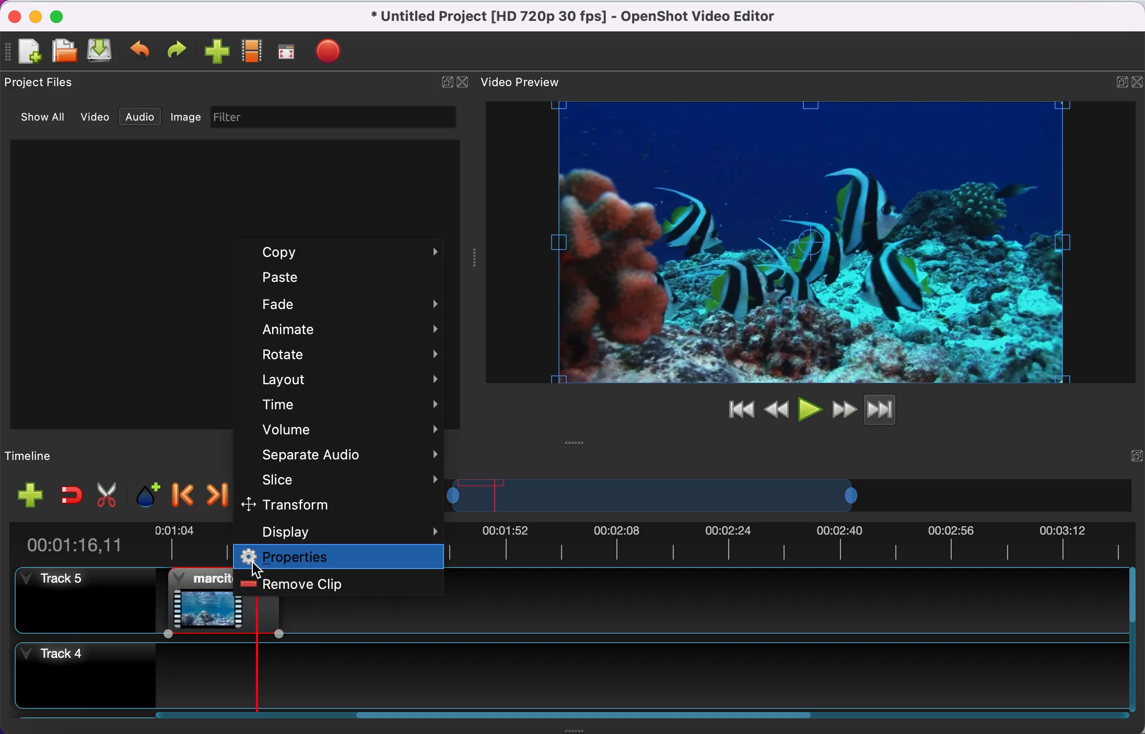 The image size is (1145, 734). Describe the element at coordinates (590, 18) in the screenshot. I see `title - Untitled Project (HD 720p 30 fps)-OpenShot Video Editor` at that location.